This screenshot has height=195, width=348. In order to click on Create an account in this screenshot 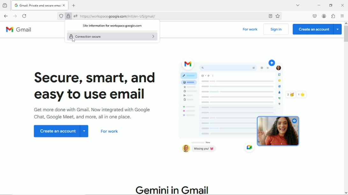, I will do `click(317, 30)`.